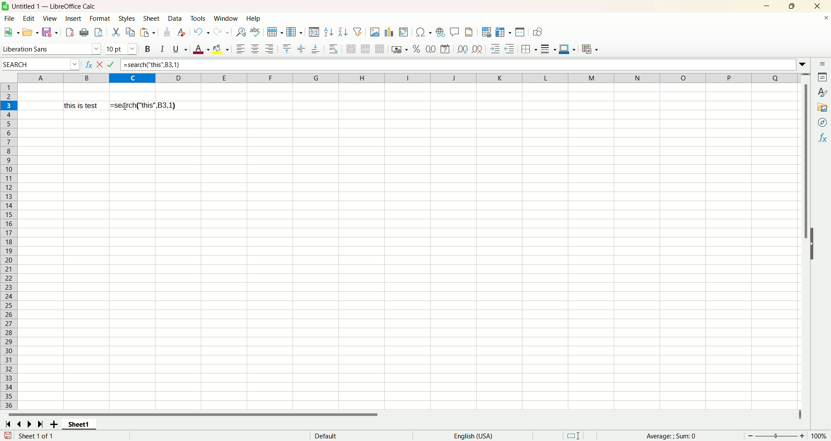  Describe the element at coordinates (440, 32) in the screenshot. I see `insert hyperlink` at that location.